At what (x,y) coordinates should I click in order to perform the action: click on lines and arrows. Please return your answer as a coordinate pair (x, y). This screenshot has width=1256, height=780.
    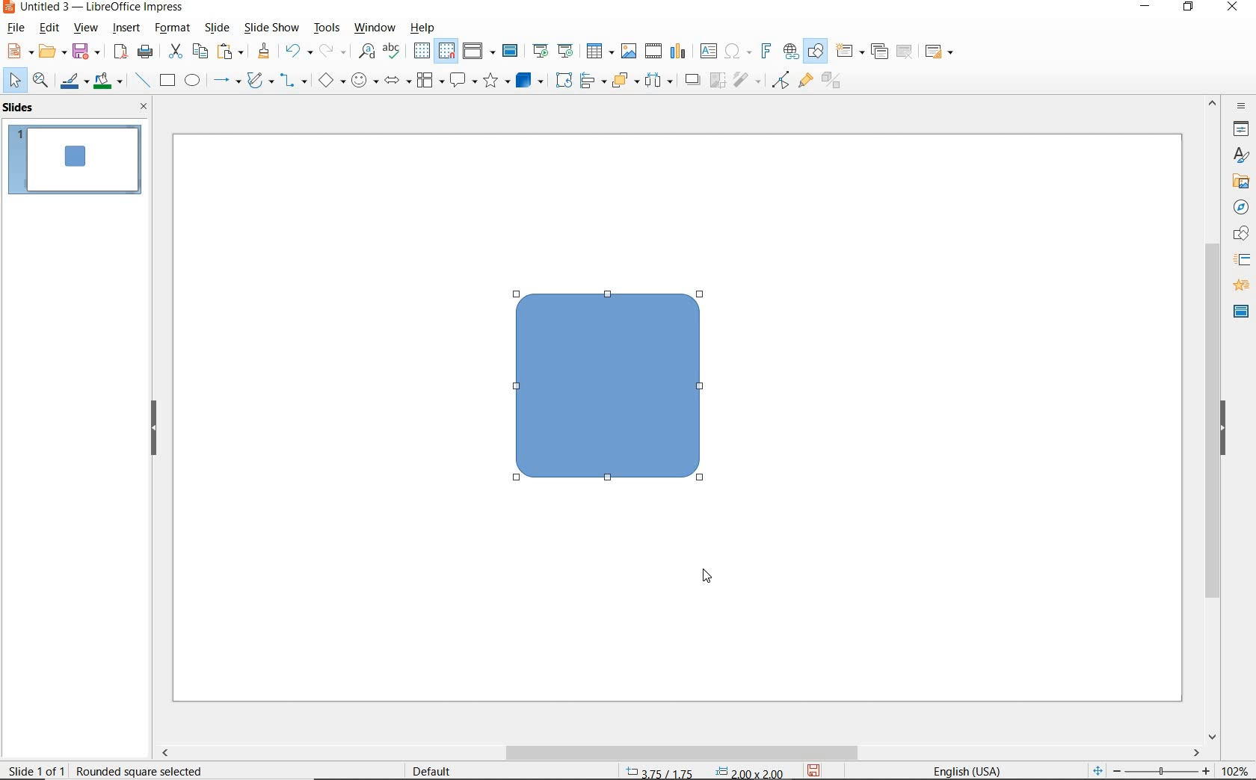
    Looking at the image, I should click on (226, 81).